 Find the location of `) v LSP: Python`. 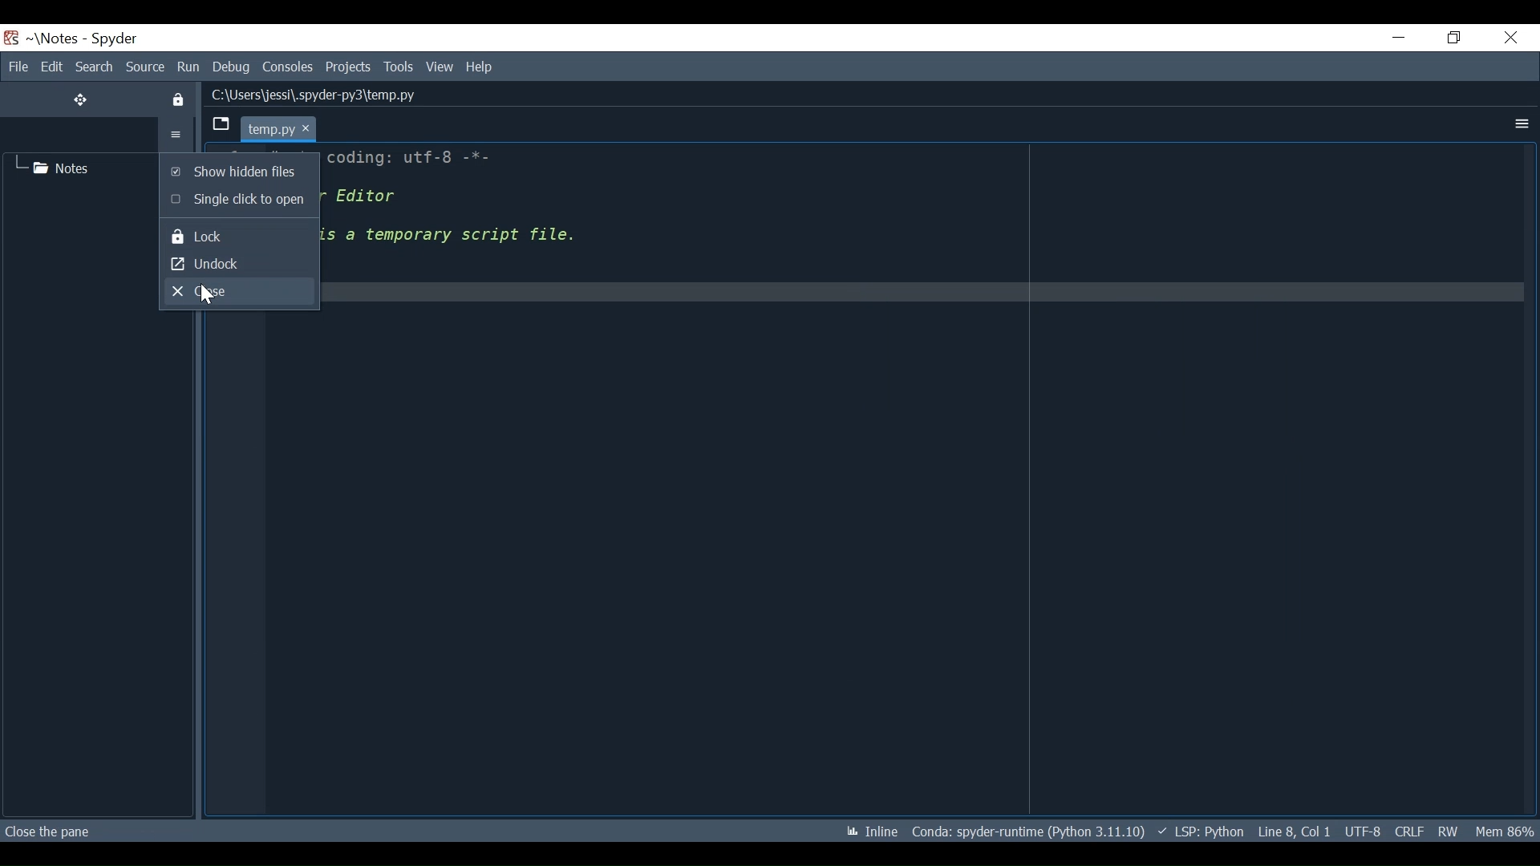

) v LSP: Python is located at coordinates (1202, 831).